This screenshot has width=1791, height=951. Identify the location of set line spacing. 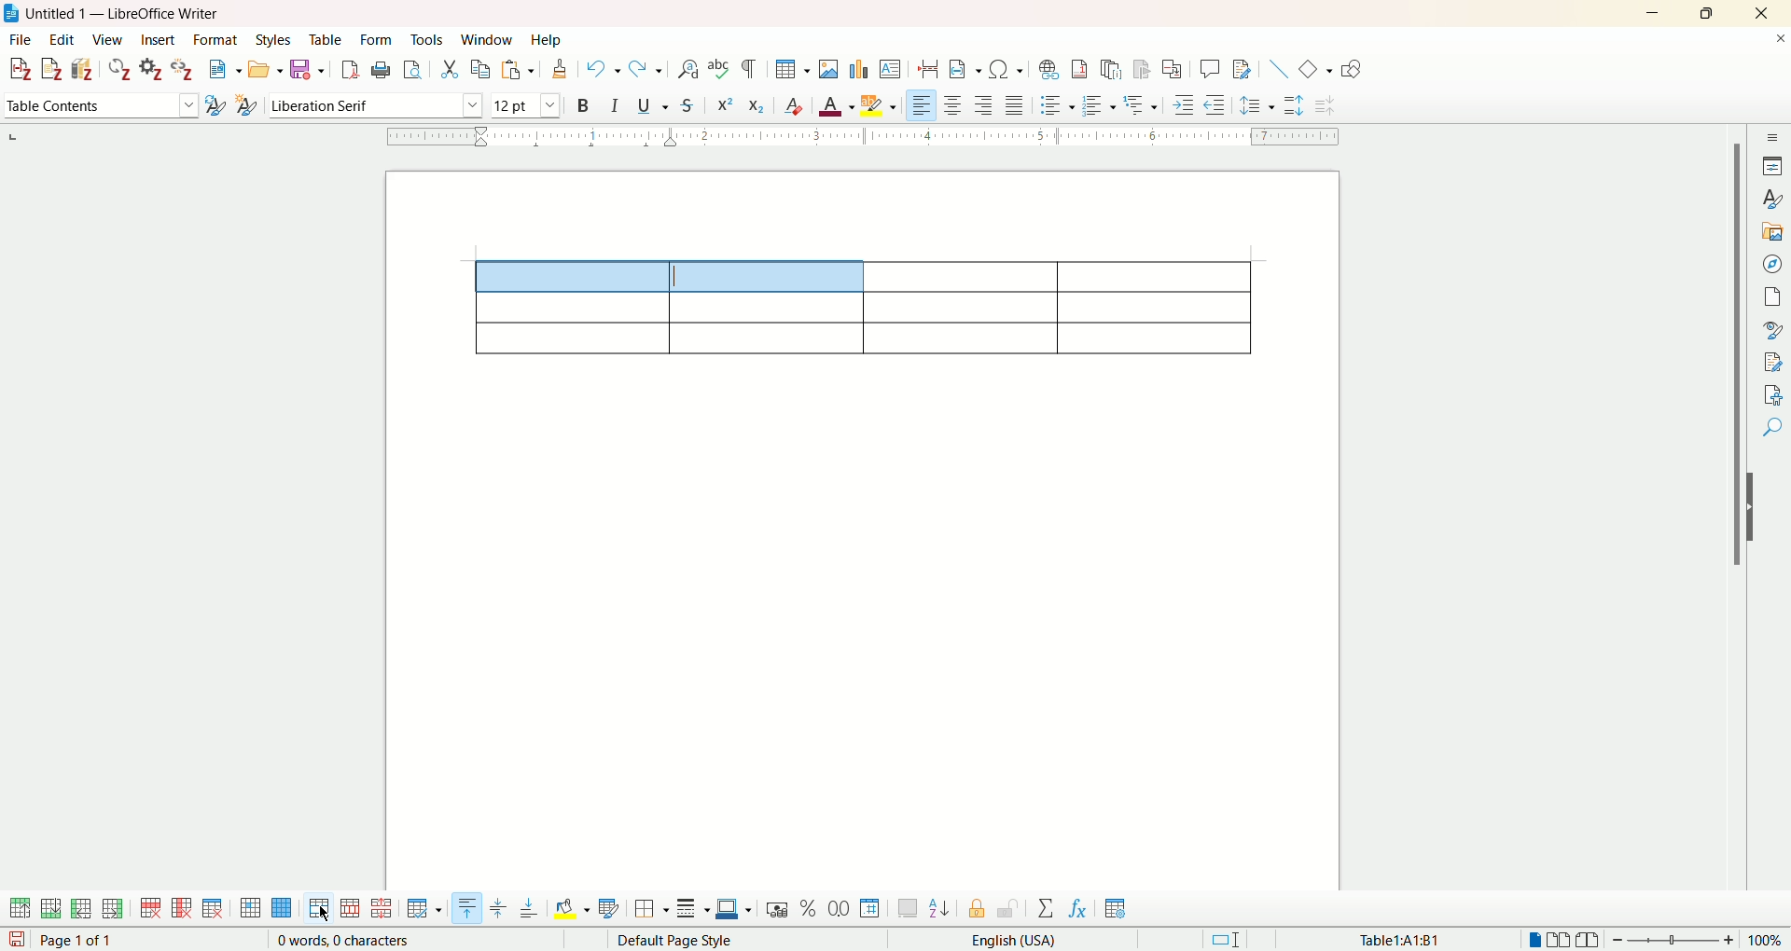
(1258, 106).